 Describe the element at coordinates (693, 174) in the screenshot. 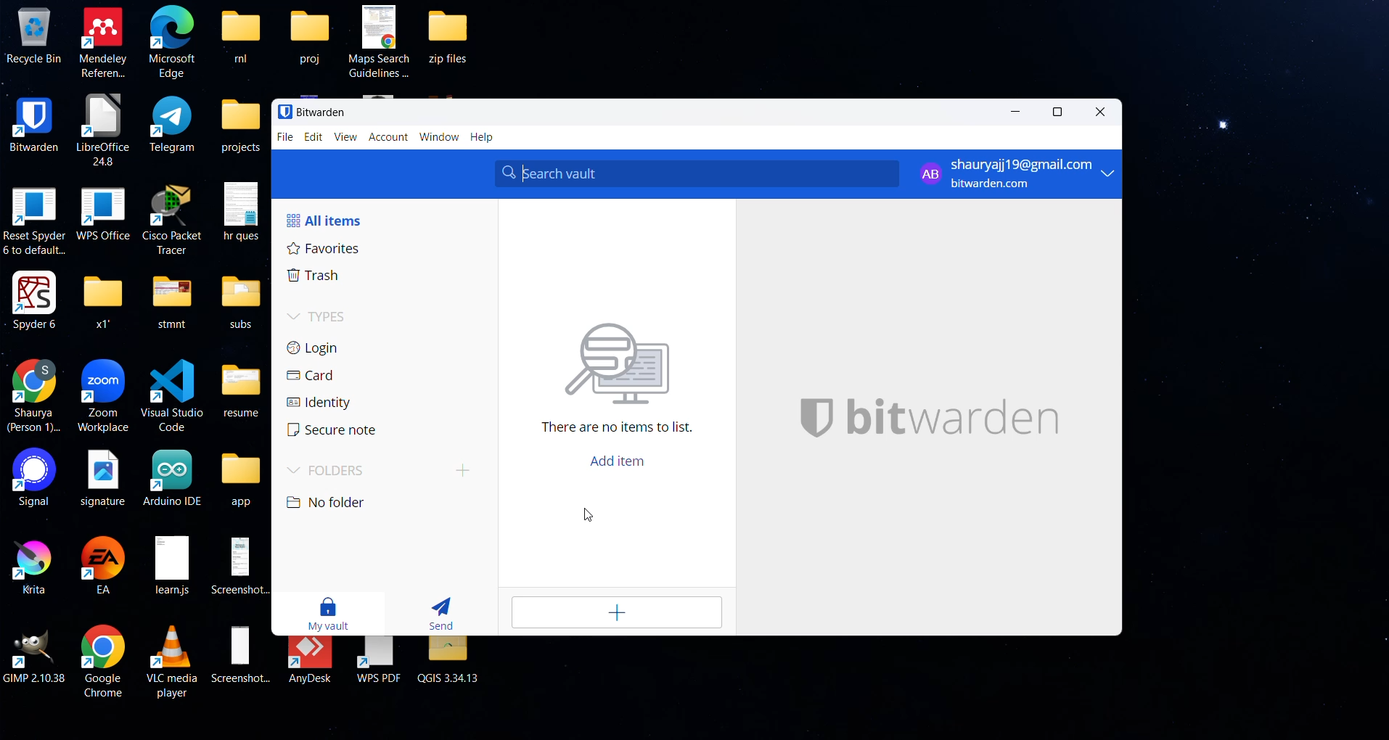

I see `search bar` at that location.